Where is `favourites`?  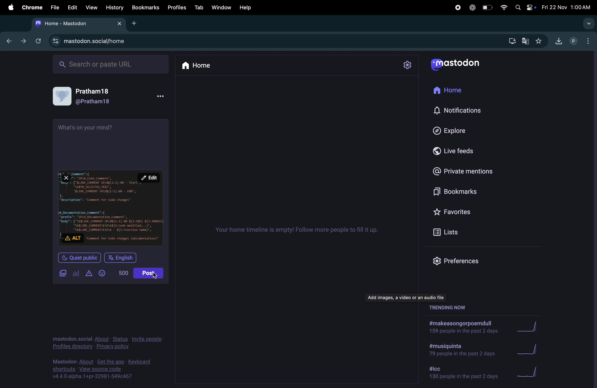 favourites is located at coordinates (467, 211).